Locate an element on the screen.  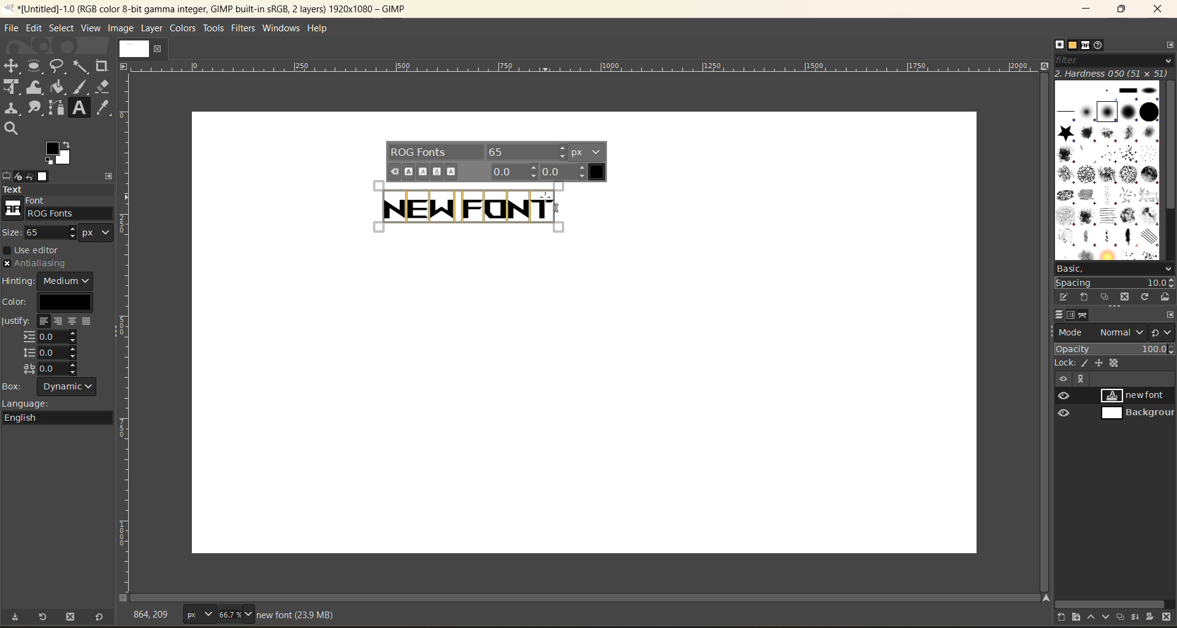
cursor is located at coordinates (553, 202).